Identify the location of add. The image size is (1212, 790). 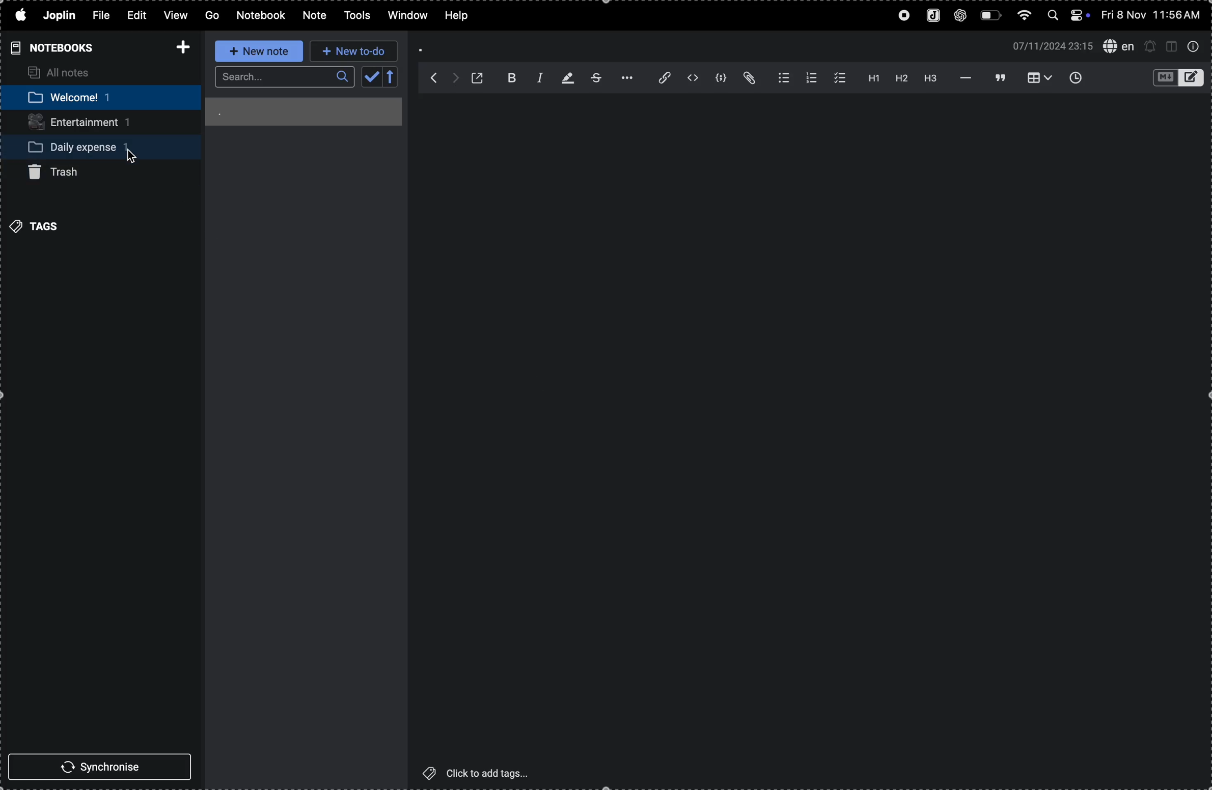
(180, 44).